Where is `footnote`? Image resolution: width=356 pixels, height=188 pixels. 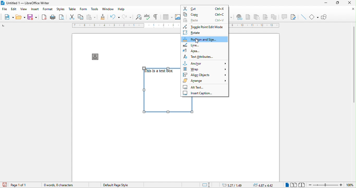
footnote is located at coordinates (248, 17).